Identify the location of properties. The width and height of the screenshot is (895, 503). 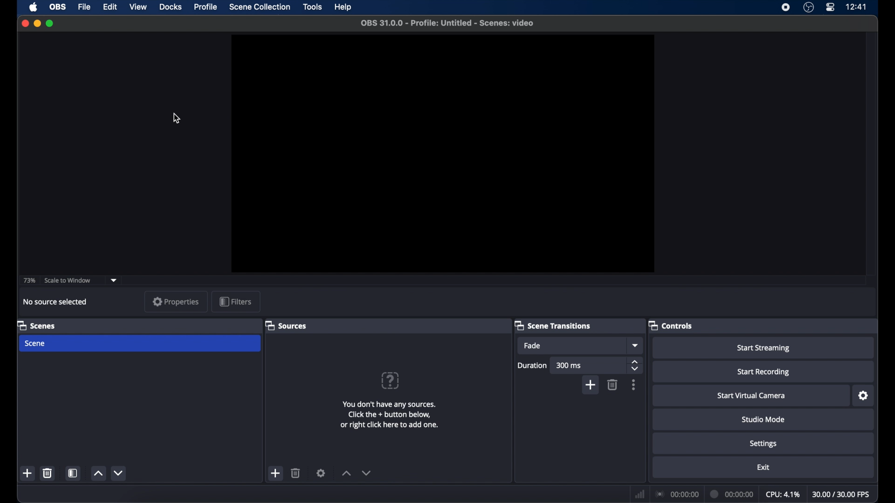
(177, 301).